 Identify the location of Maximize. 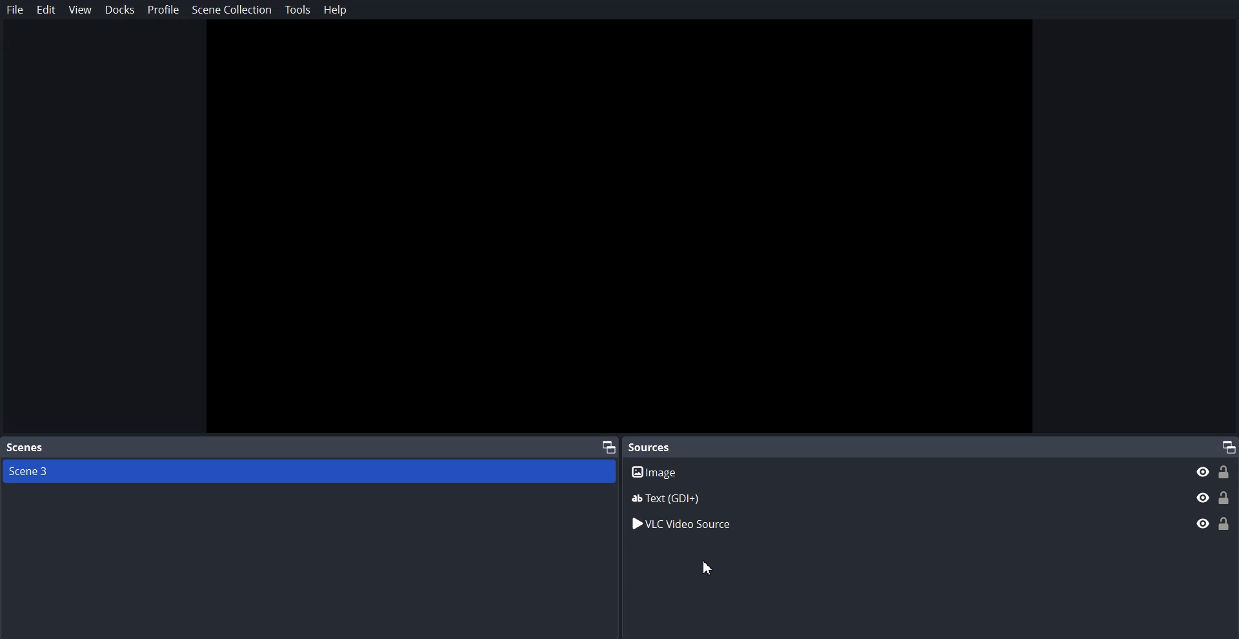
(1229, 446).